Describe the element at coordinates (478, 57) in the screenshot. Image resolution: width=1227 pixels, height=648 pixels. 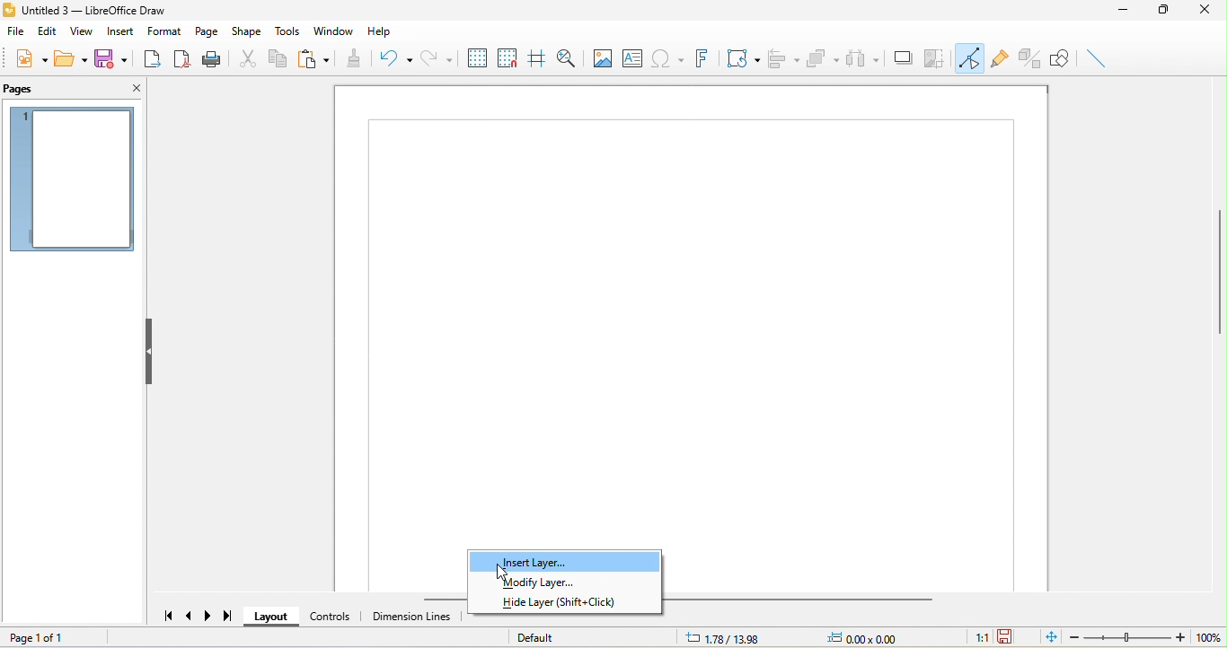
I see `display to grid` at that location.